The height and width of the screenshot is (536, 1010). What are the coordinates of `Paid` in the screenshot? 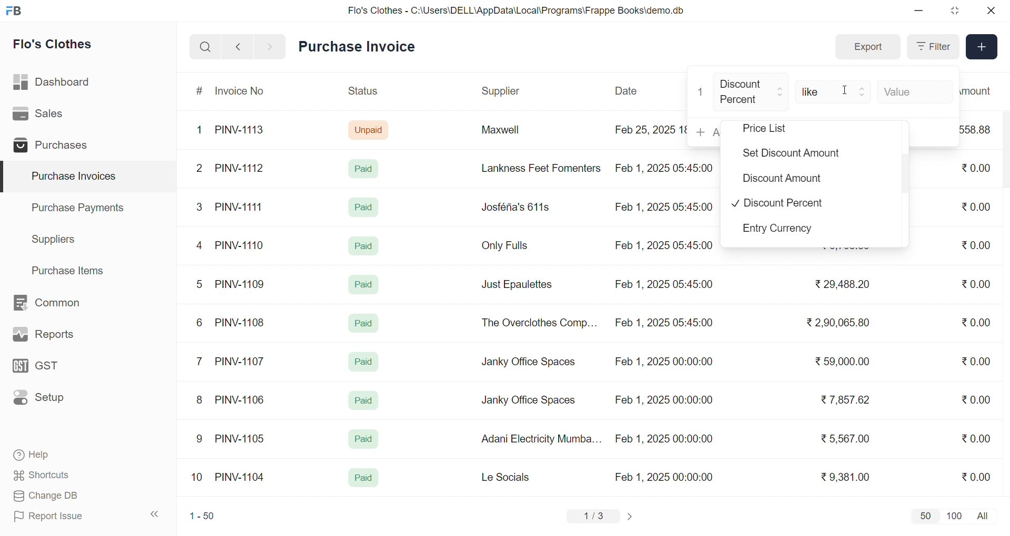 It's located at (366, 283).